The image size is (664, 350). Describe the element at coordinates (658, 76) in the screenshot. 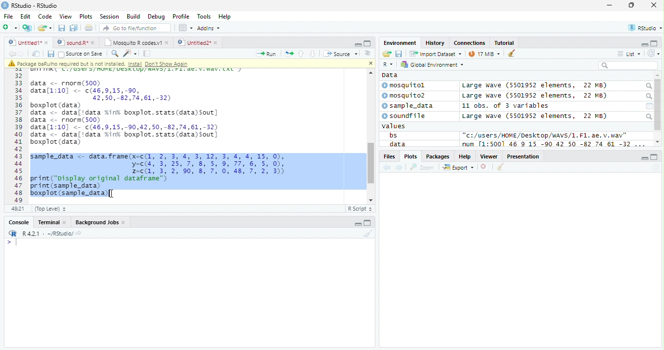

I see `scroll up` at that location.